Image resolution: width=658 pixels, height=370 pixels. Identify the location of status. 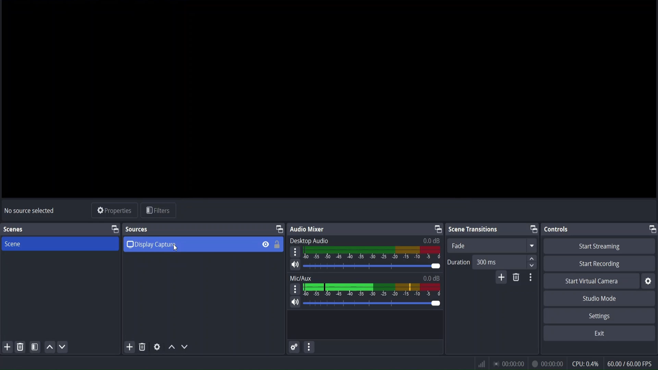
(507, 362).